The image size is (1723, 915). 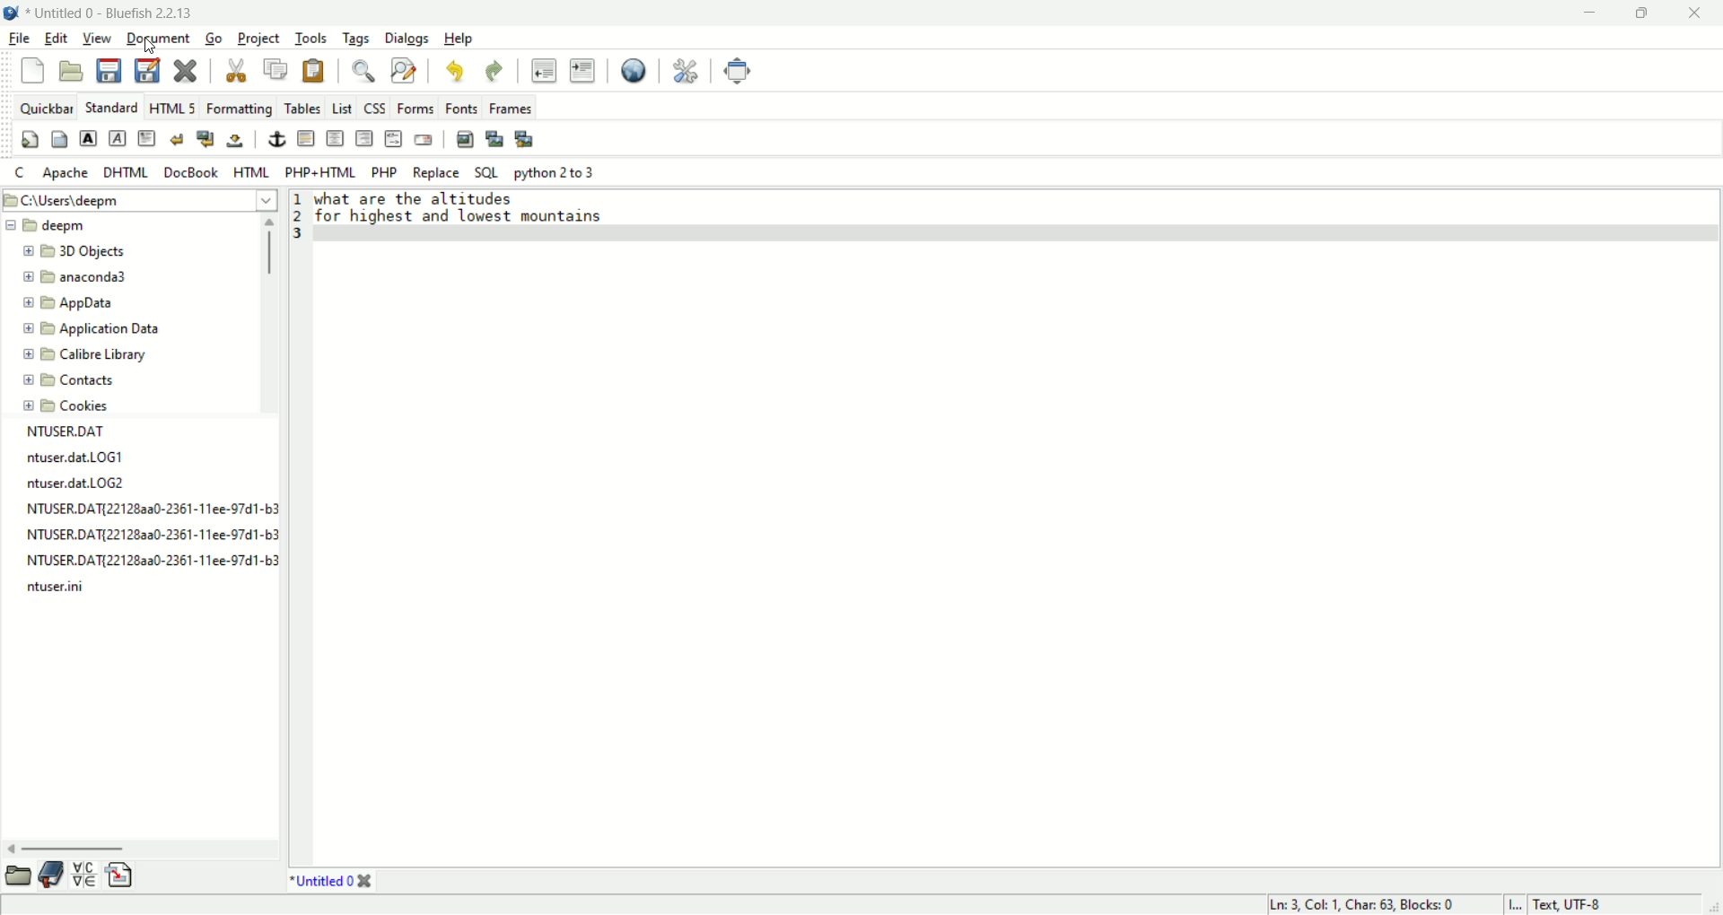 What do you see at coordinates (208, 139) in the screenshot?
I see `break and clear` at bounding box center [208, 139].